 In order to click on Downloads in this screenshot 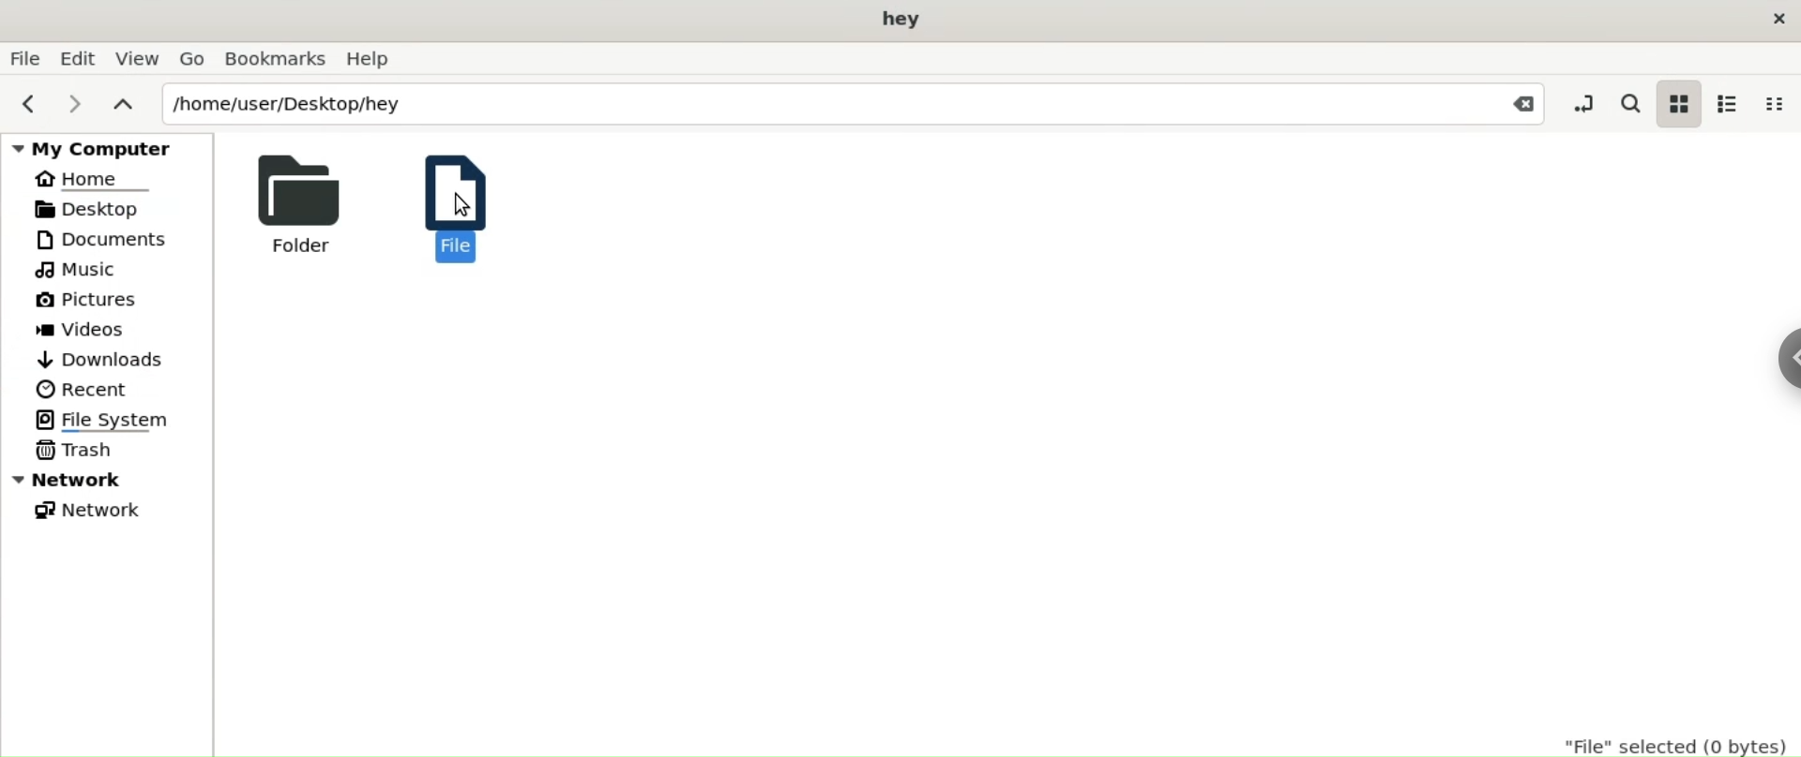, I will do `click(96, 358)`.